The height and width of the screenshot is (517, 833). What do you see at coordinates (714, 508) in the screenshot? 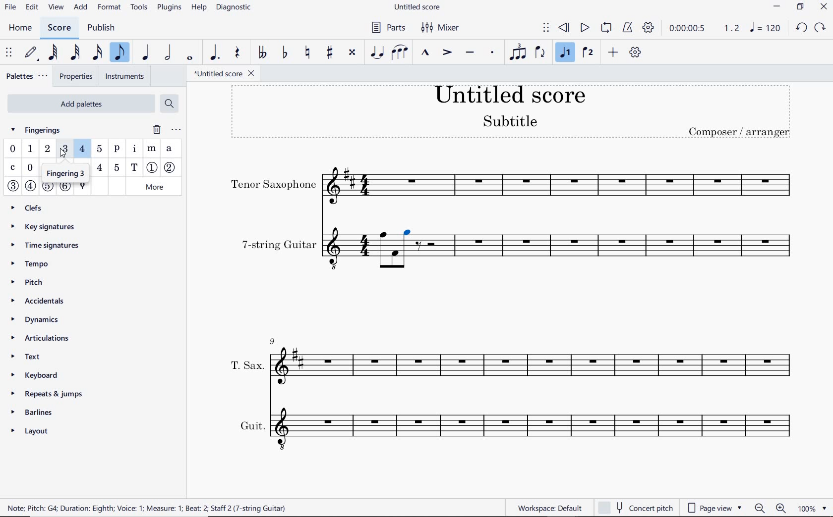
I see `PAGE VIEW` at bounding box center [714, 508].